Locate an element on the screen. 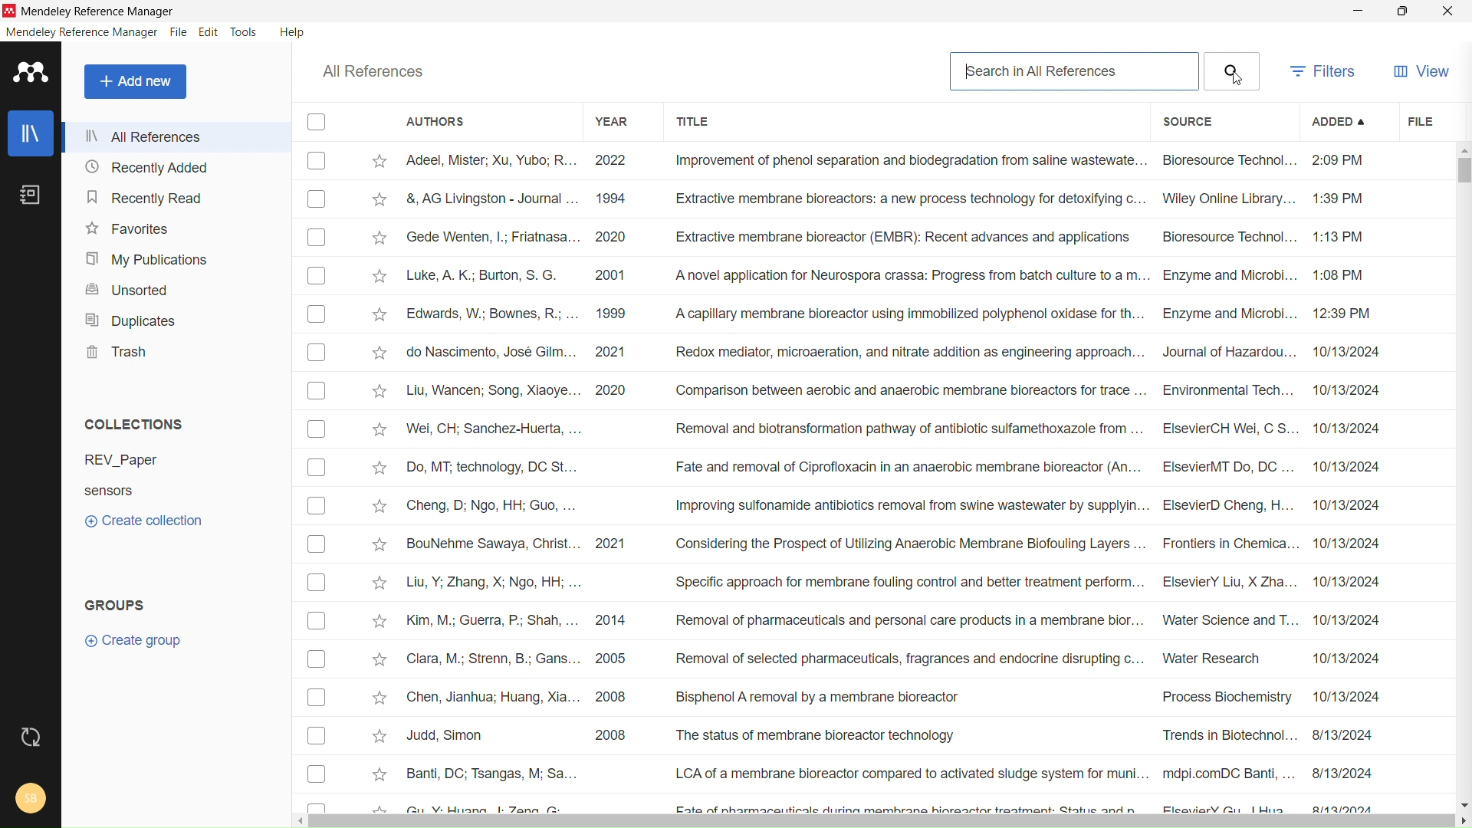  my publications is located at coordinates (176, 257).